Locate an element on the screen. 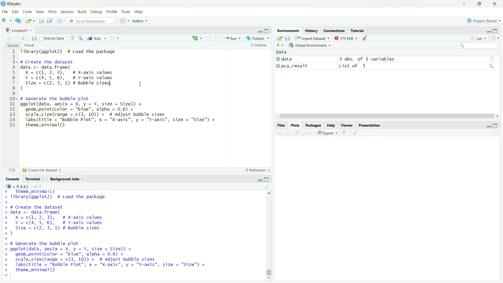 The image size is (503, 283). plots is located at coordinates (296, 125).